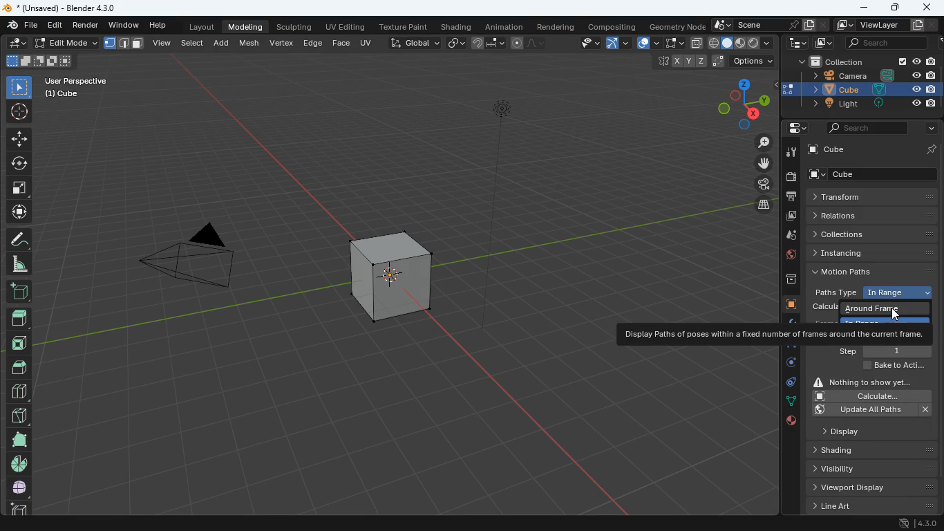 The image size is (944, 531). What do you see at coordinates (928, 9) in the screenshot?
I see `close` at bounding box center [928, 9].